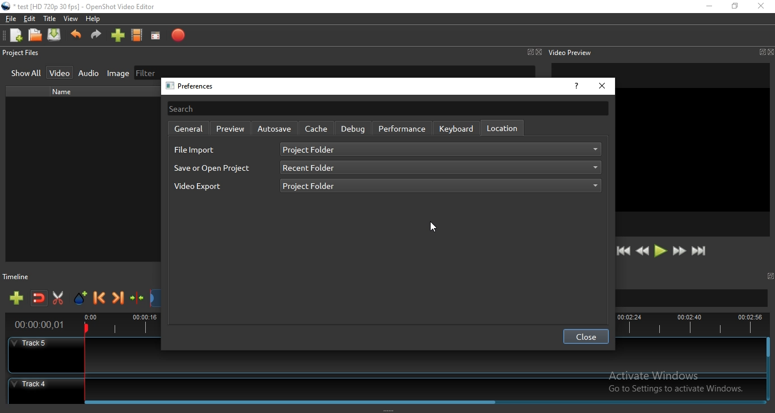  Describe the element at coordinates (81, 298) in the screenshot. I see `Add marker` at that location.